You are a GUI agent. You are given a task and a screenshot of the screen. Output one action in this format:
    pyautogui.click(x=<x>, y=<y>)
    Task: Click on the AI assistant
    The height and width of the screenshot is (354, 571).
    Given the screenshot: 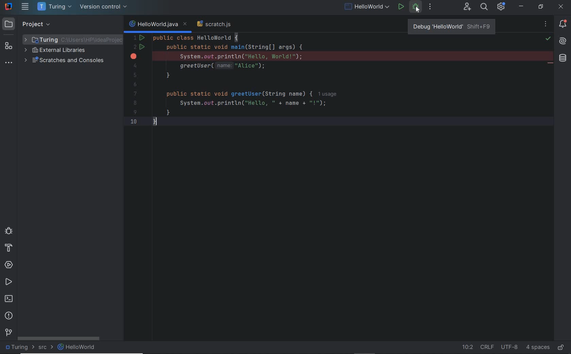 What is the action you would take?
    pyautogui.click(x=563, y=41)
    